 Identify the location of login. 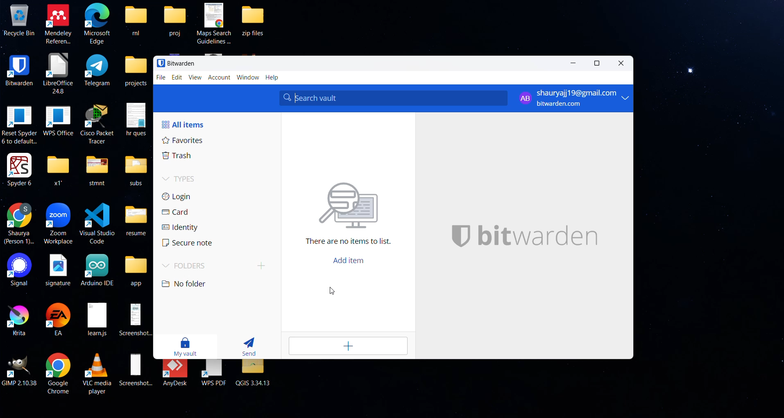
(188, 198).